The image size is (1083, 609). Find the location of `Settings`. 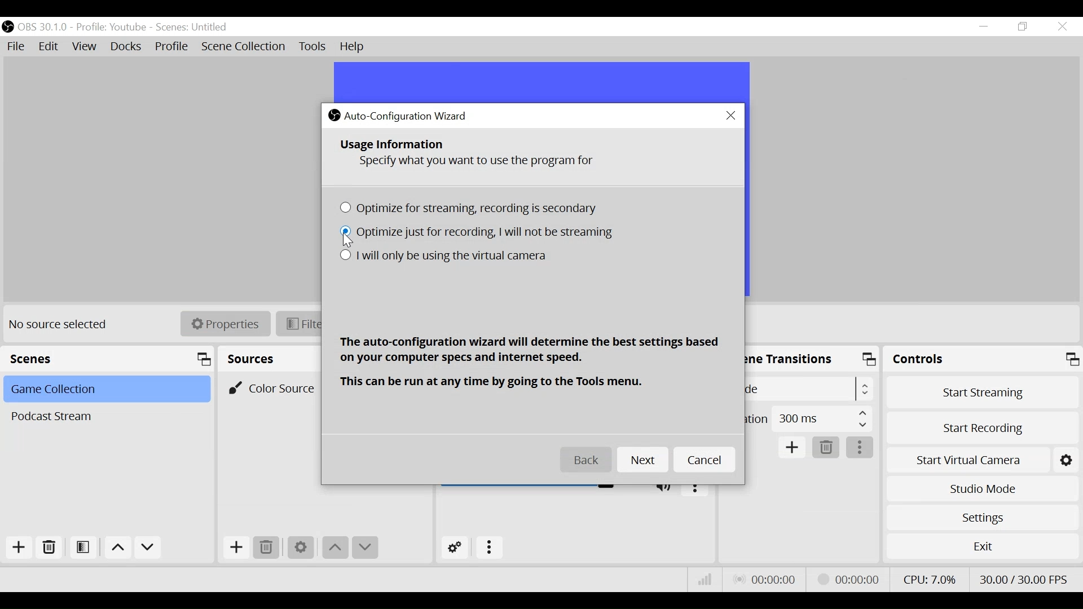

Settings is located at coordinates (980, 518).